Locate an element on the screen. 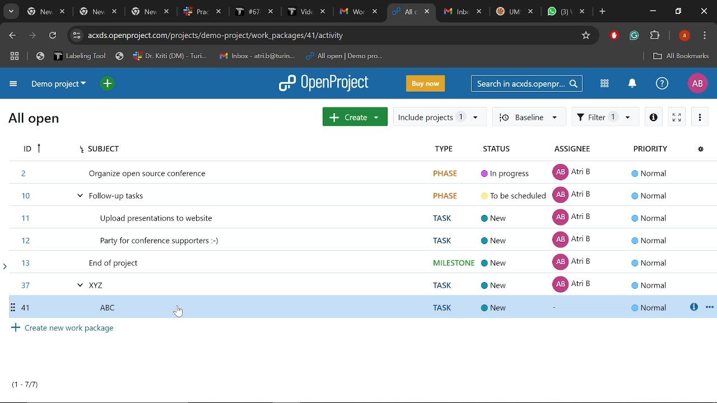 Image resolution: width=717 pixels, height=403 pixels. Customize and control chorme is located at coordinates (705, 37).